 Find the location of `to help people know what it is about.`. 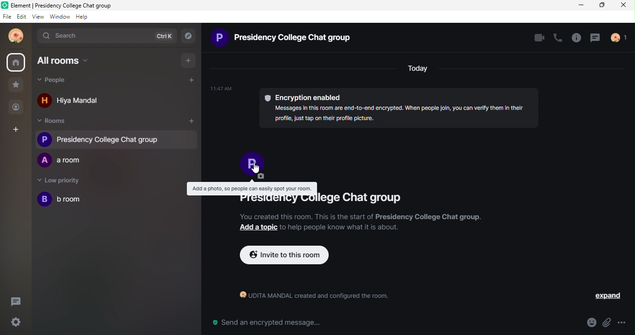

to help people know what it is about. is located at coordinates (341, 227).